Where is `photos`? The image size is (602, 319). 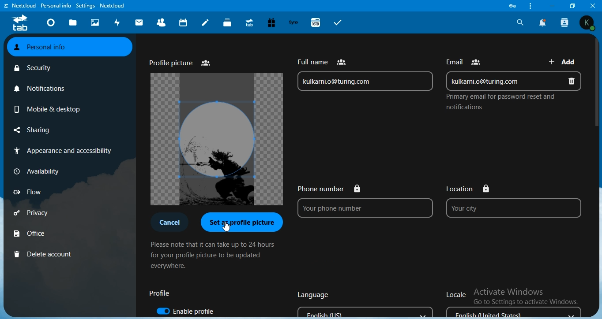
photos is located at coordinates (96, 23).